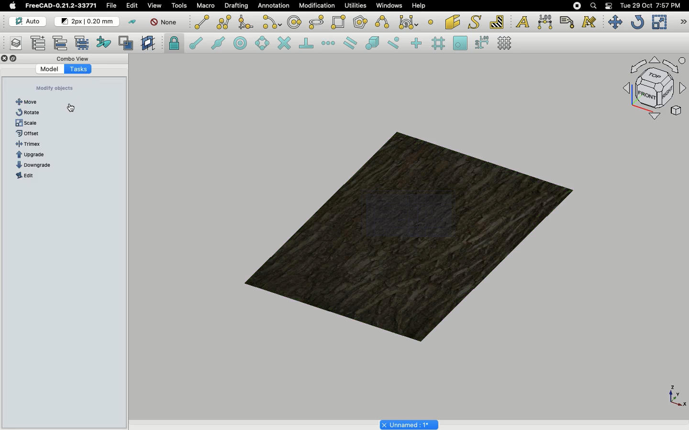 This screenshot has height=430, width=689. Describe the element at coordinates (202, 22) in the screenshot. I see `Line` at that location.